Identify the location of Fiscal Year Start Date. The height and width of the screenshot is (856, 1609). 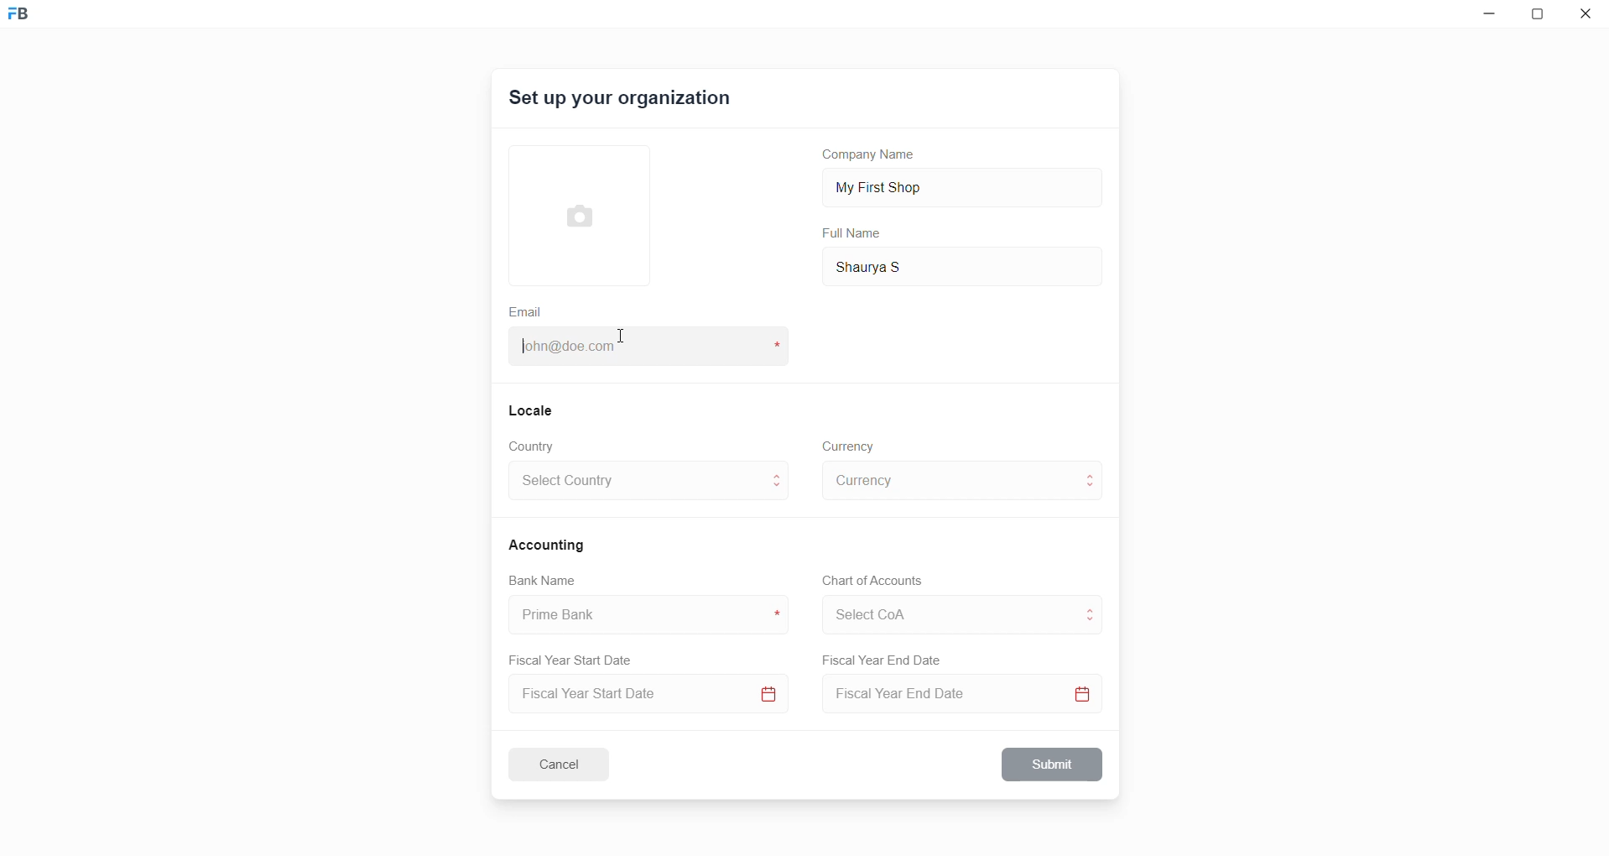
(576, 657).